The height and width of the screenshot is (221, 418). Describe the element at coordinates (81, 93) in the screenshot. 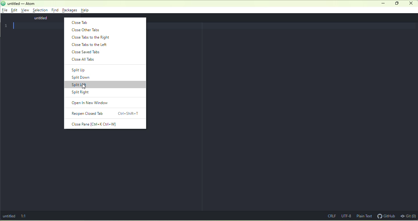

I see `split right` at that location.